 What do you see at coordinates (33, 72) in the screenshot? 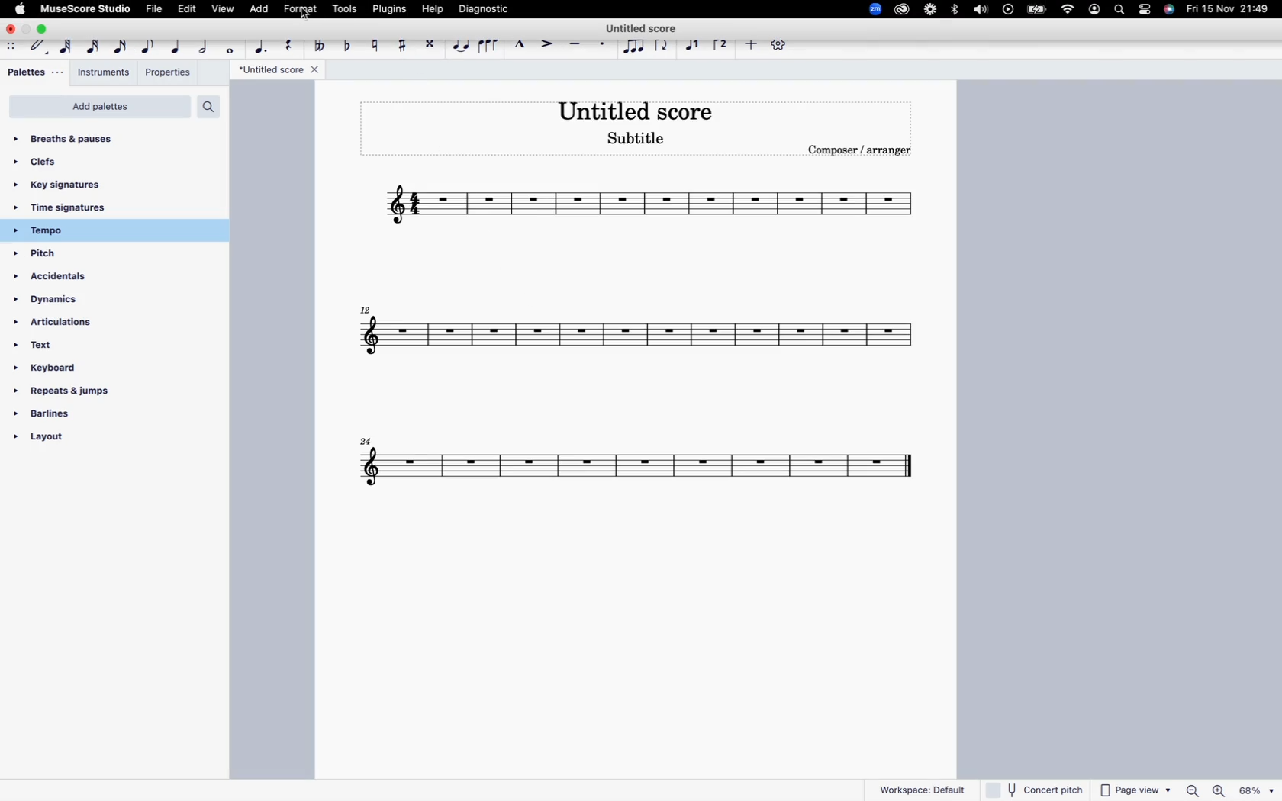
I see `palletes` at bounding box center [33, 72].